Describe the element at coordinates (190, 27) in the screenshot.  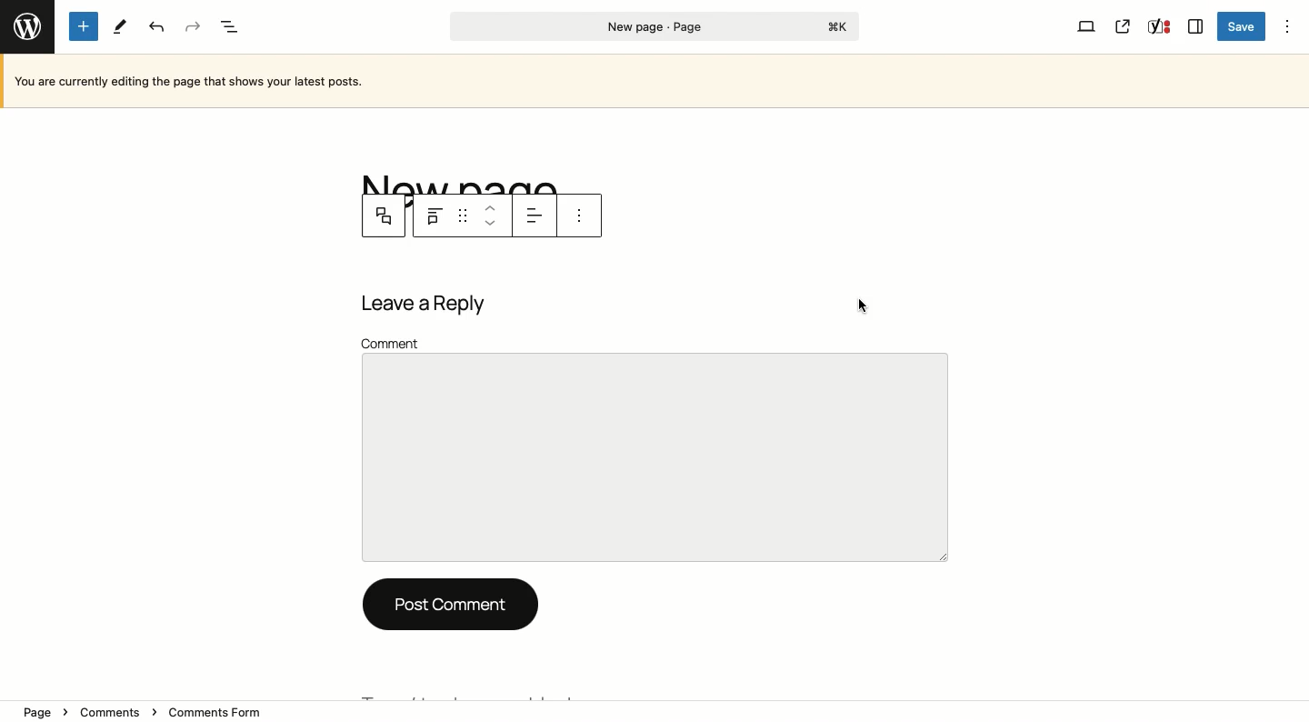
I see `Redo` at that location.